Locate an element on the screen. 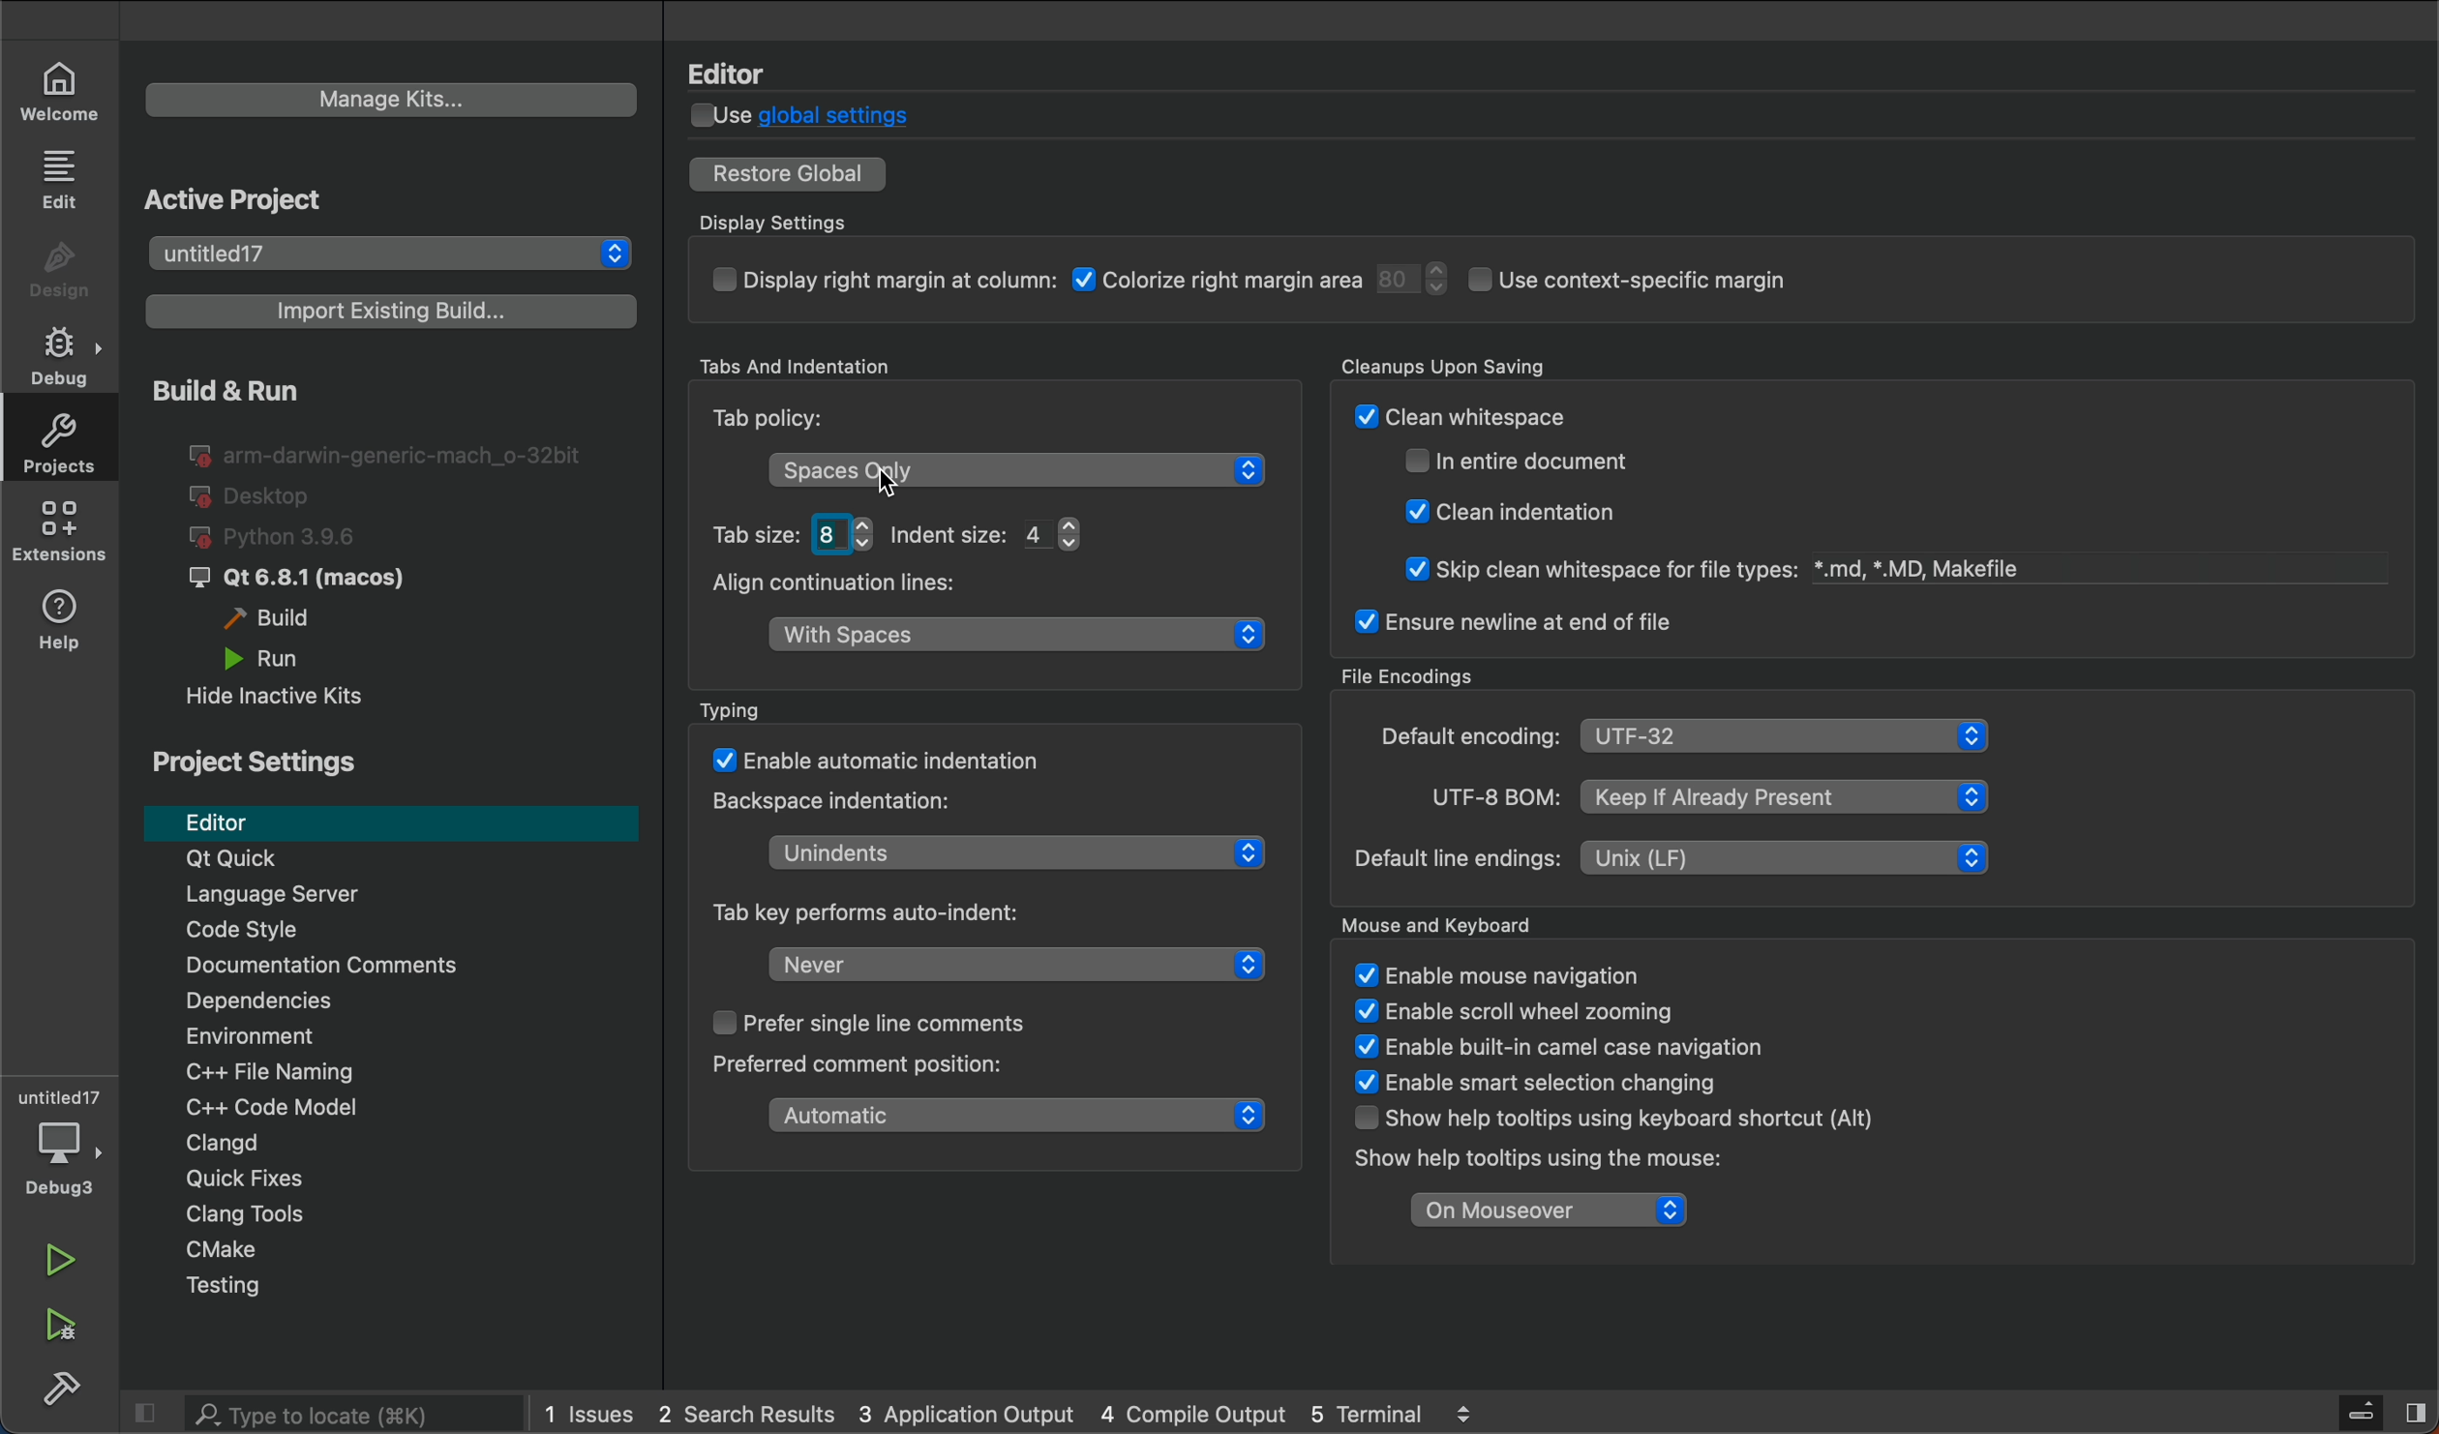 The height and width of the screenshot is (1434, 2439). I@ arm-darwin-generic-mach_o-32bit is located at coordinates (391, 454).